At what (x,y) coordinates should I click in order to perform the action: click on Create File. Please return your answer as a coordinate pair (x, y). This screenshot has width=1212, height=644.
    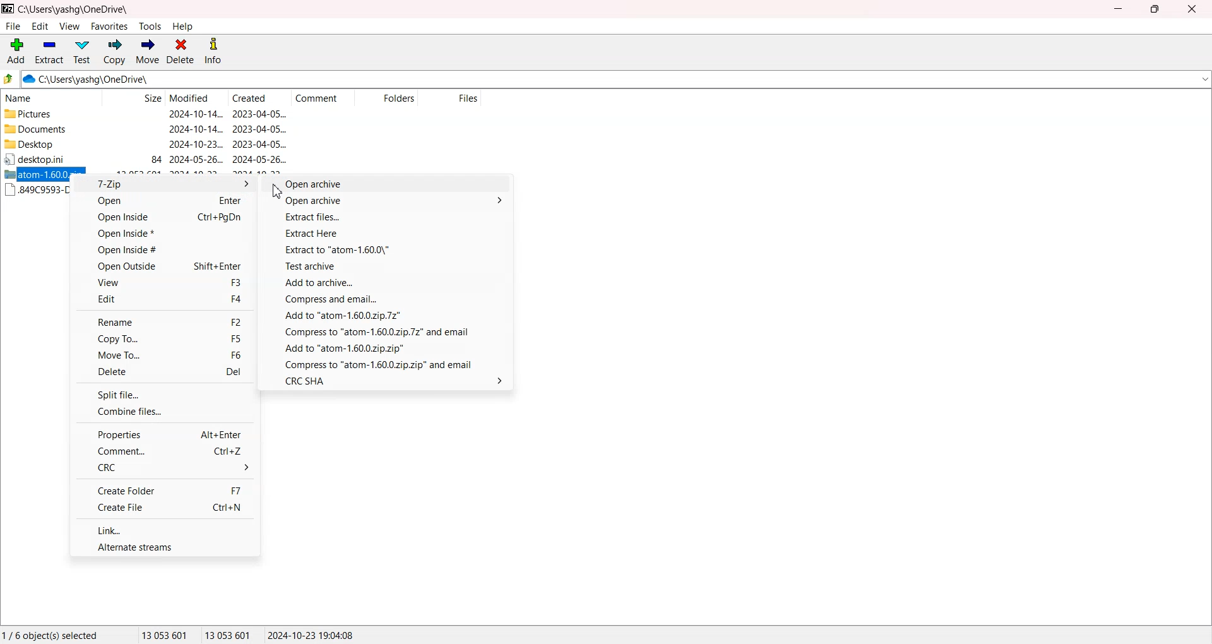
    Looking at the image, I should click on (165, 508).